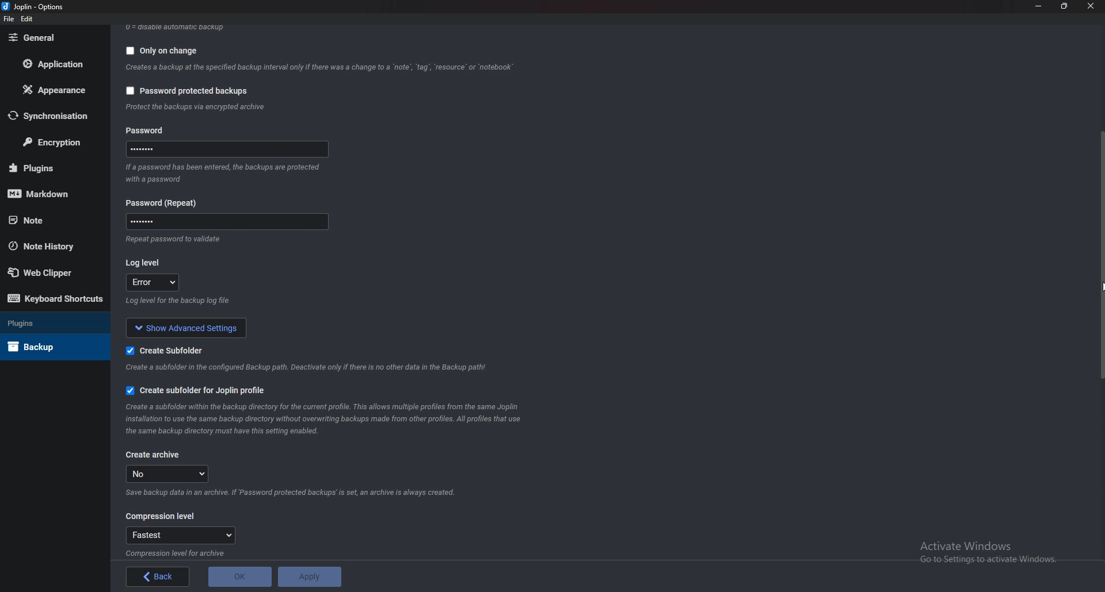  Describe the element at coordinates (153, 282) in the screenshot. I see `log level` at that location.